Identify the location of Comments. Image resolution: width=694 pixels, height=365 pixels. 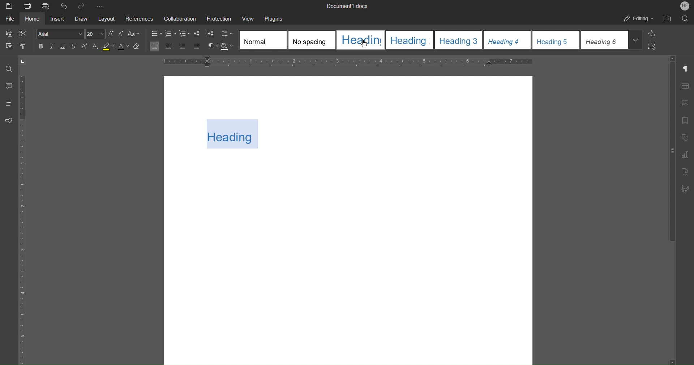
(7, 86).